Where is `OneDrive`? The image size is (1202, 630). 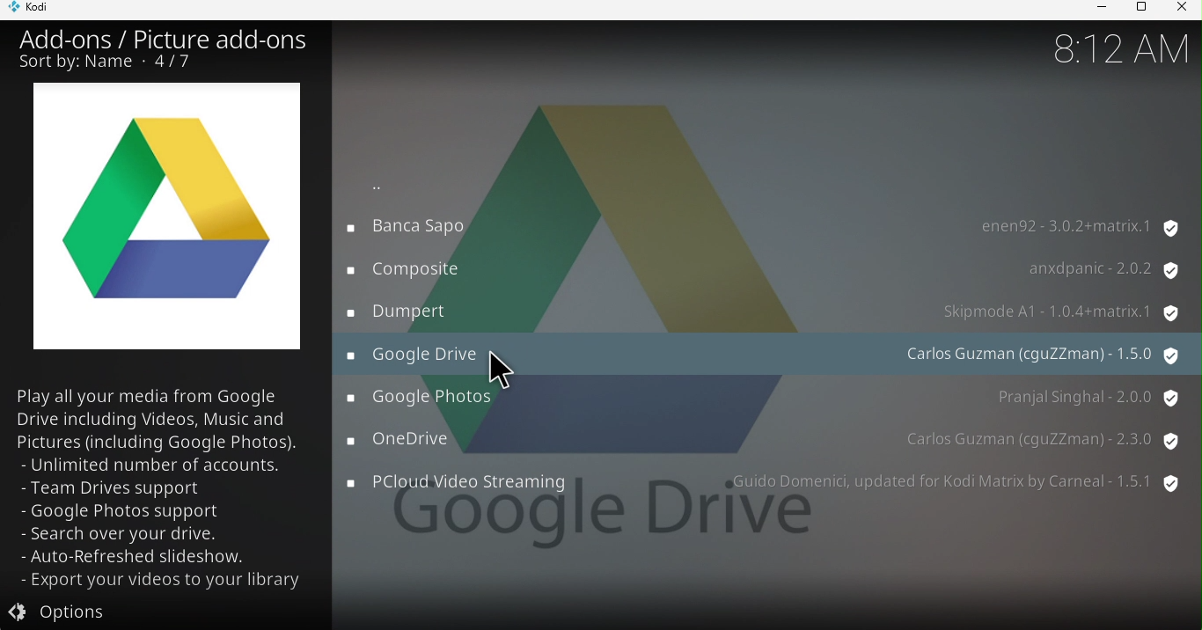
OneDrive is located at coordinates (764, 440).